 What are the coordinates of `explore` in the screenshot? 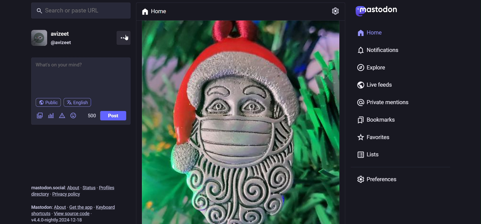 It's located at (383, 68).